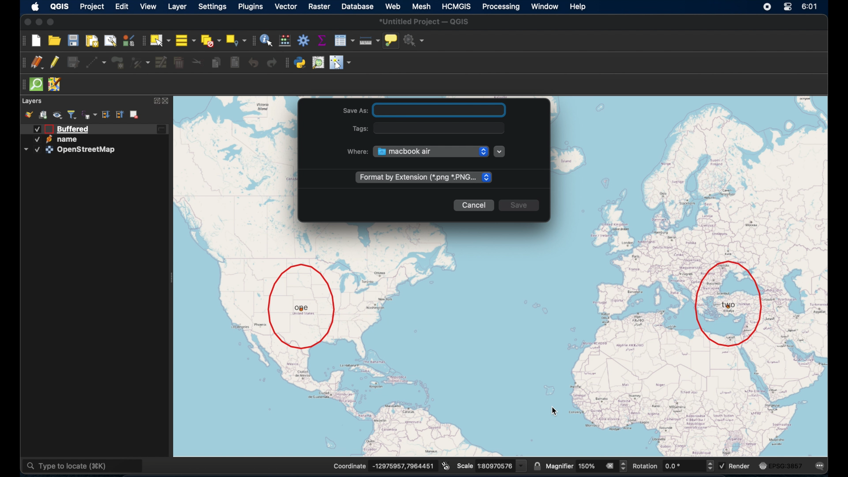 This screenshot has width=848, height=477. I want to click on type to locate, so click(84, 465).